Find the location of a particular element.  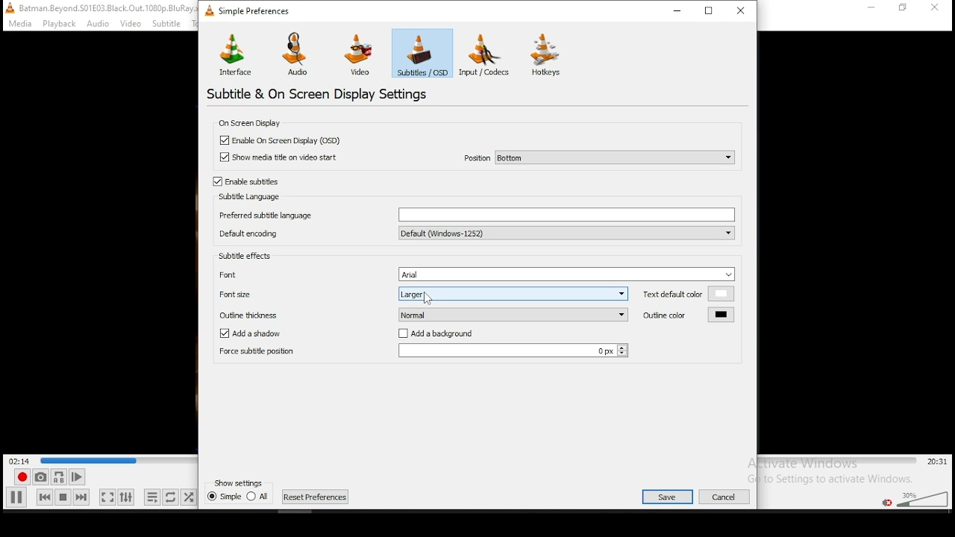

subtitles(OSD) is located at coordinates (422, 52).